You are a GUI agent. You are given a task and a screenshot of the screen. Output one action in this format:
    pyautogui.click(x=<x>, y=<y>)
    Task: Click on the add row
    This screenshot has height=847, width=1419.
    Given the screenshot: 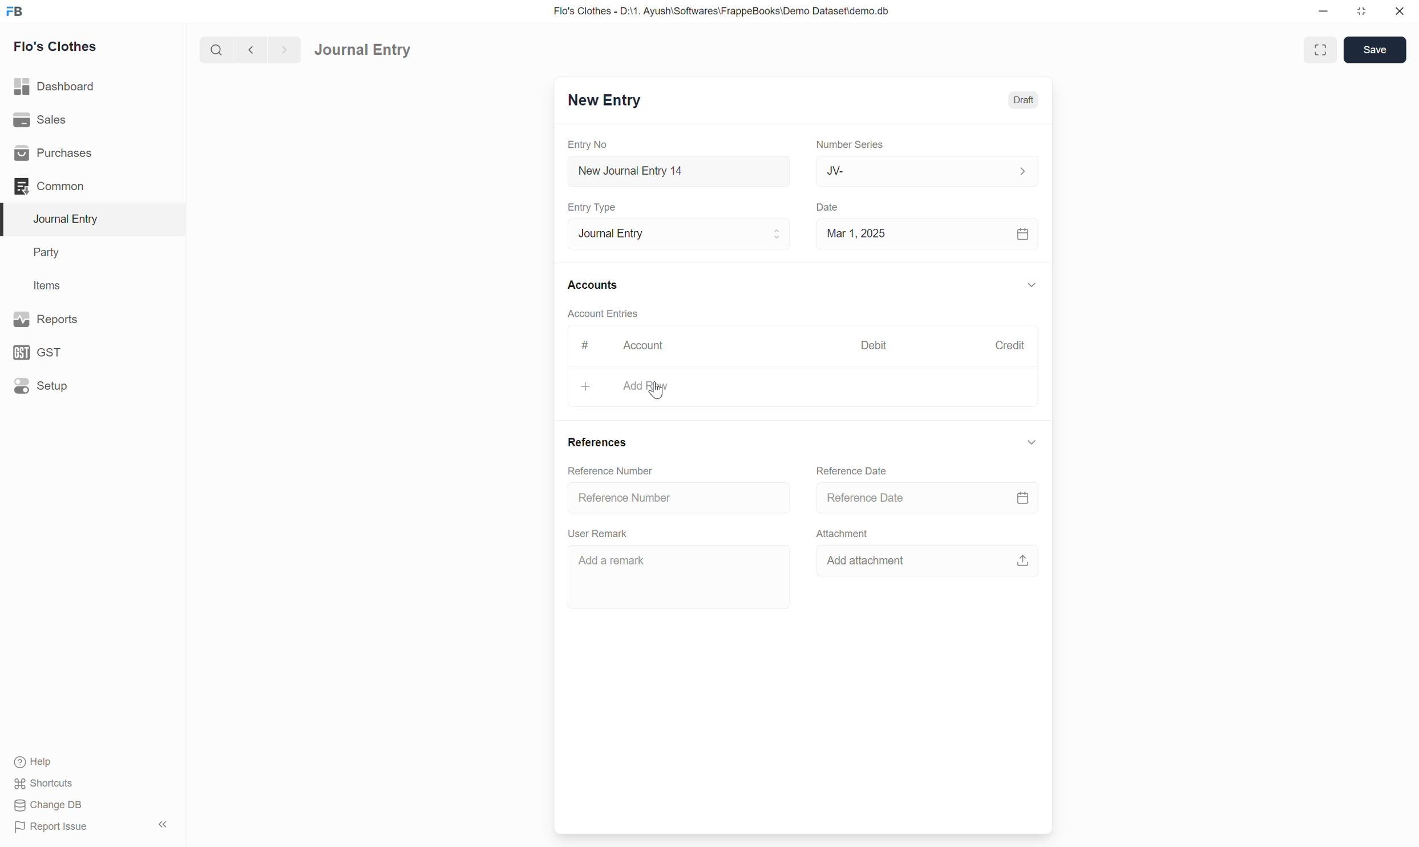 What is the action you would take?
    pyautogui.click(x=683, y=386)
    